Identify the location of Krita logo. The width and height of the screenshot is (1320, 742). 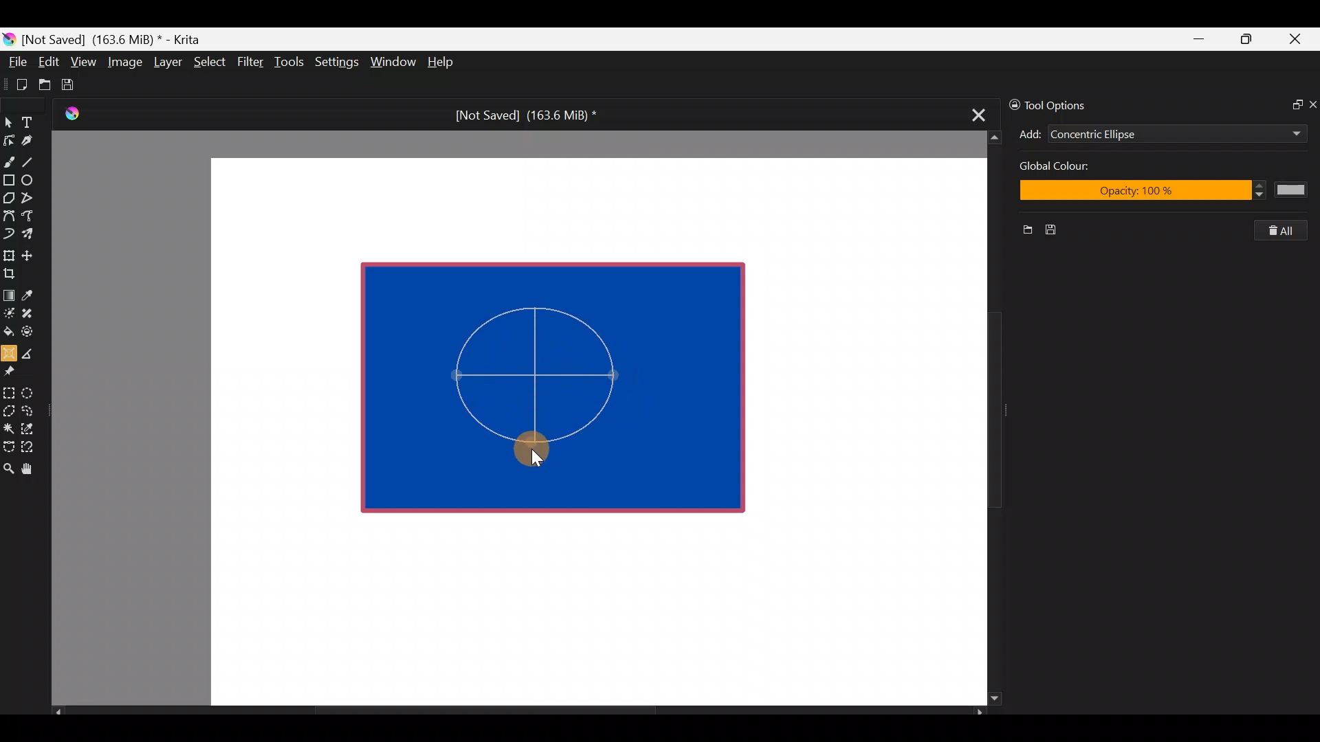
(9, 38).